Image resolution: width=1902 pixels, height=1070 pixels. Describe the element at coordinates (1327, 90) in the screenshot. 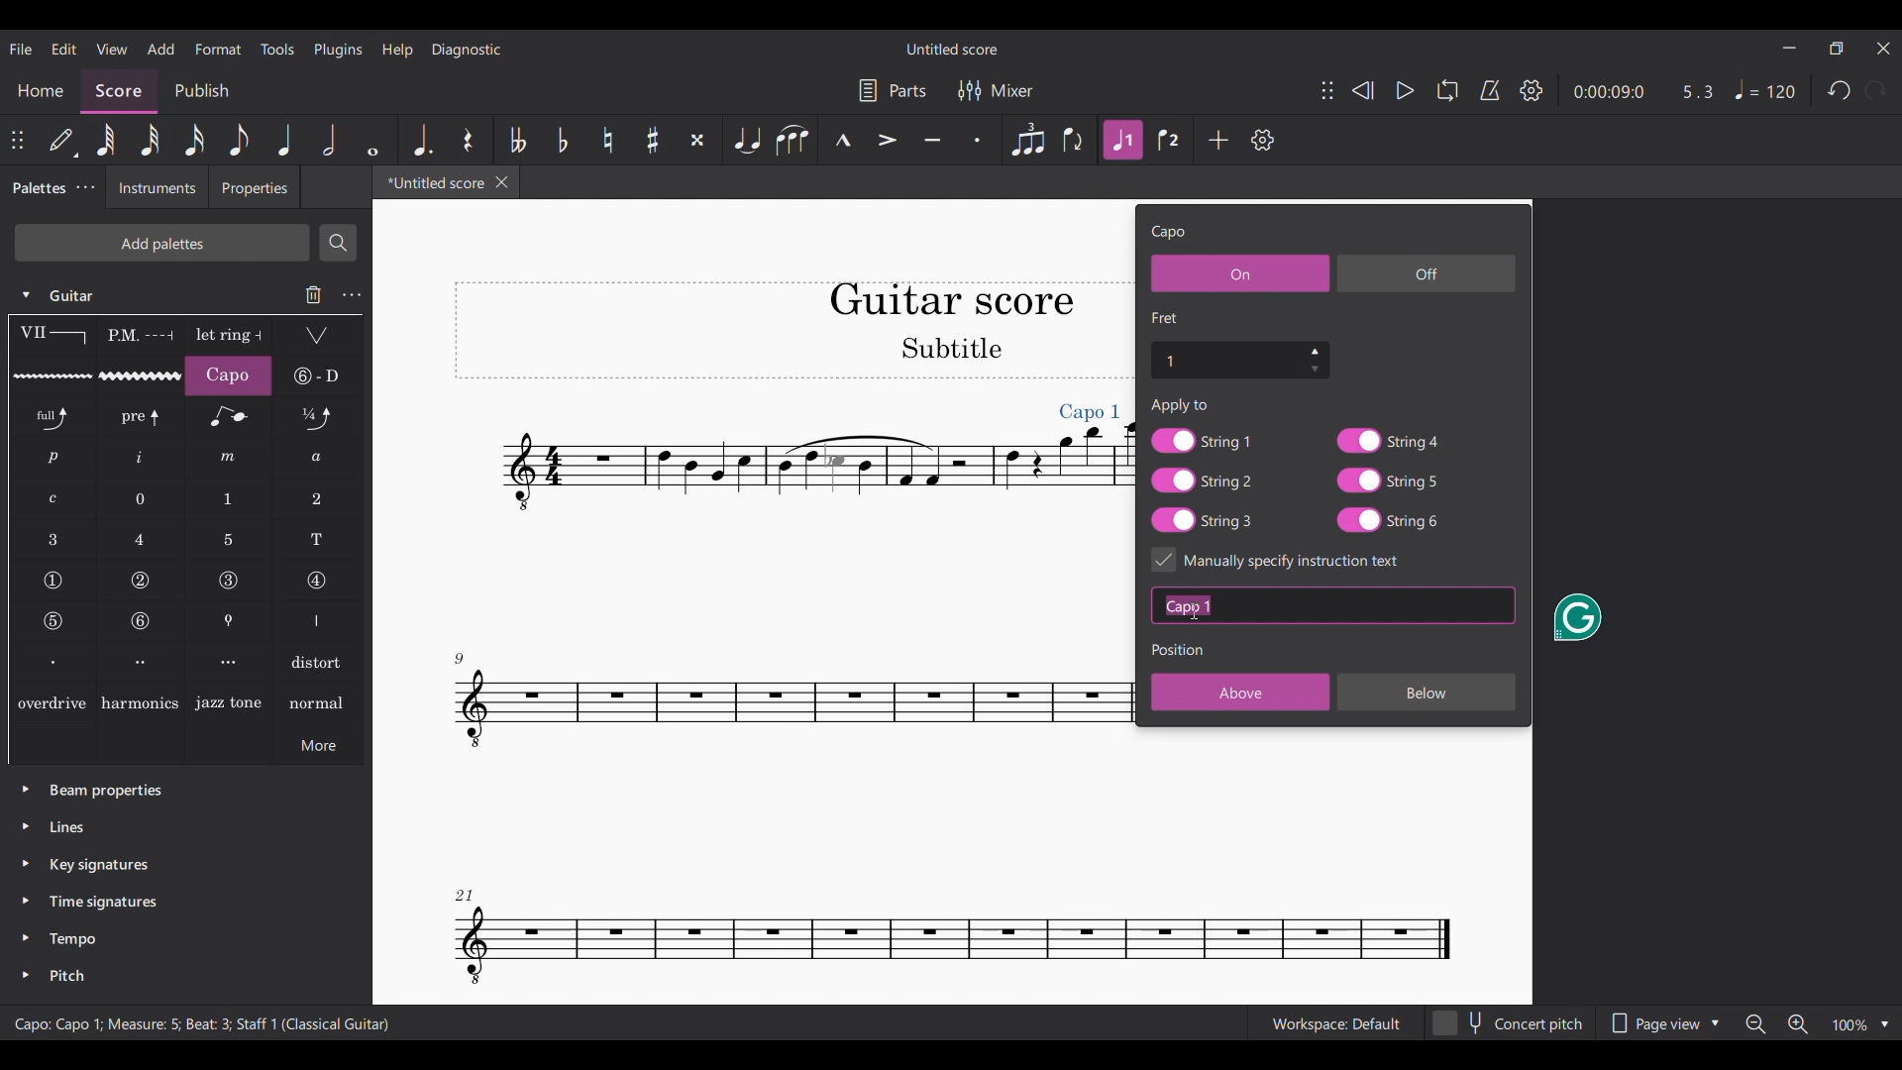

I see `Change position` at that location.